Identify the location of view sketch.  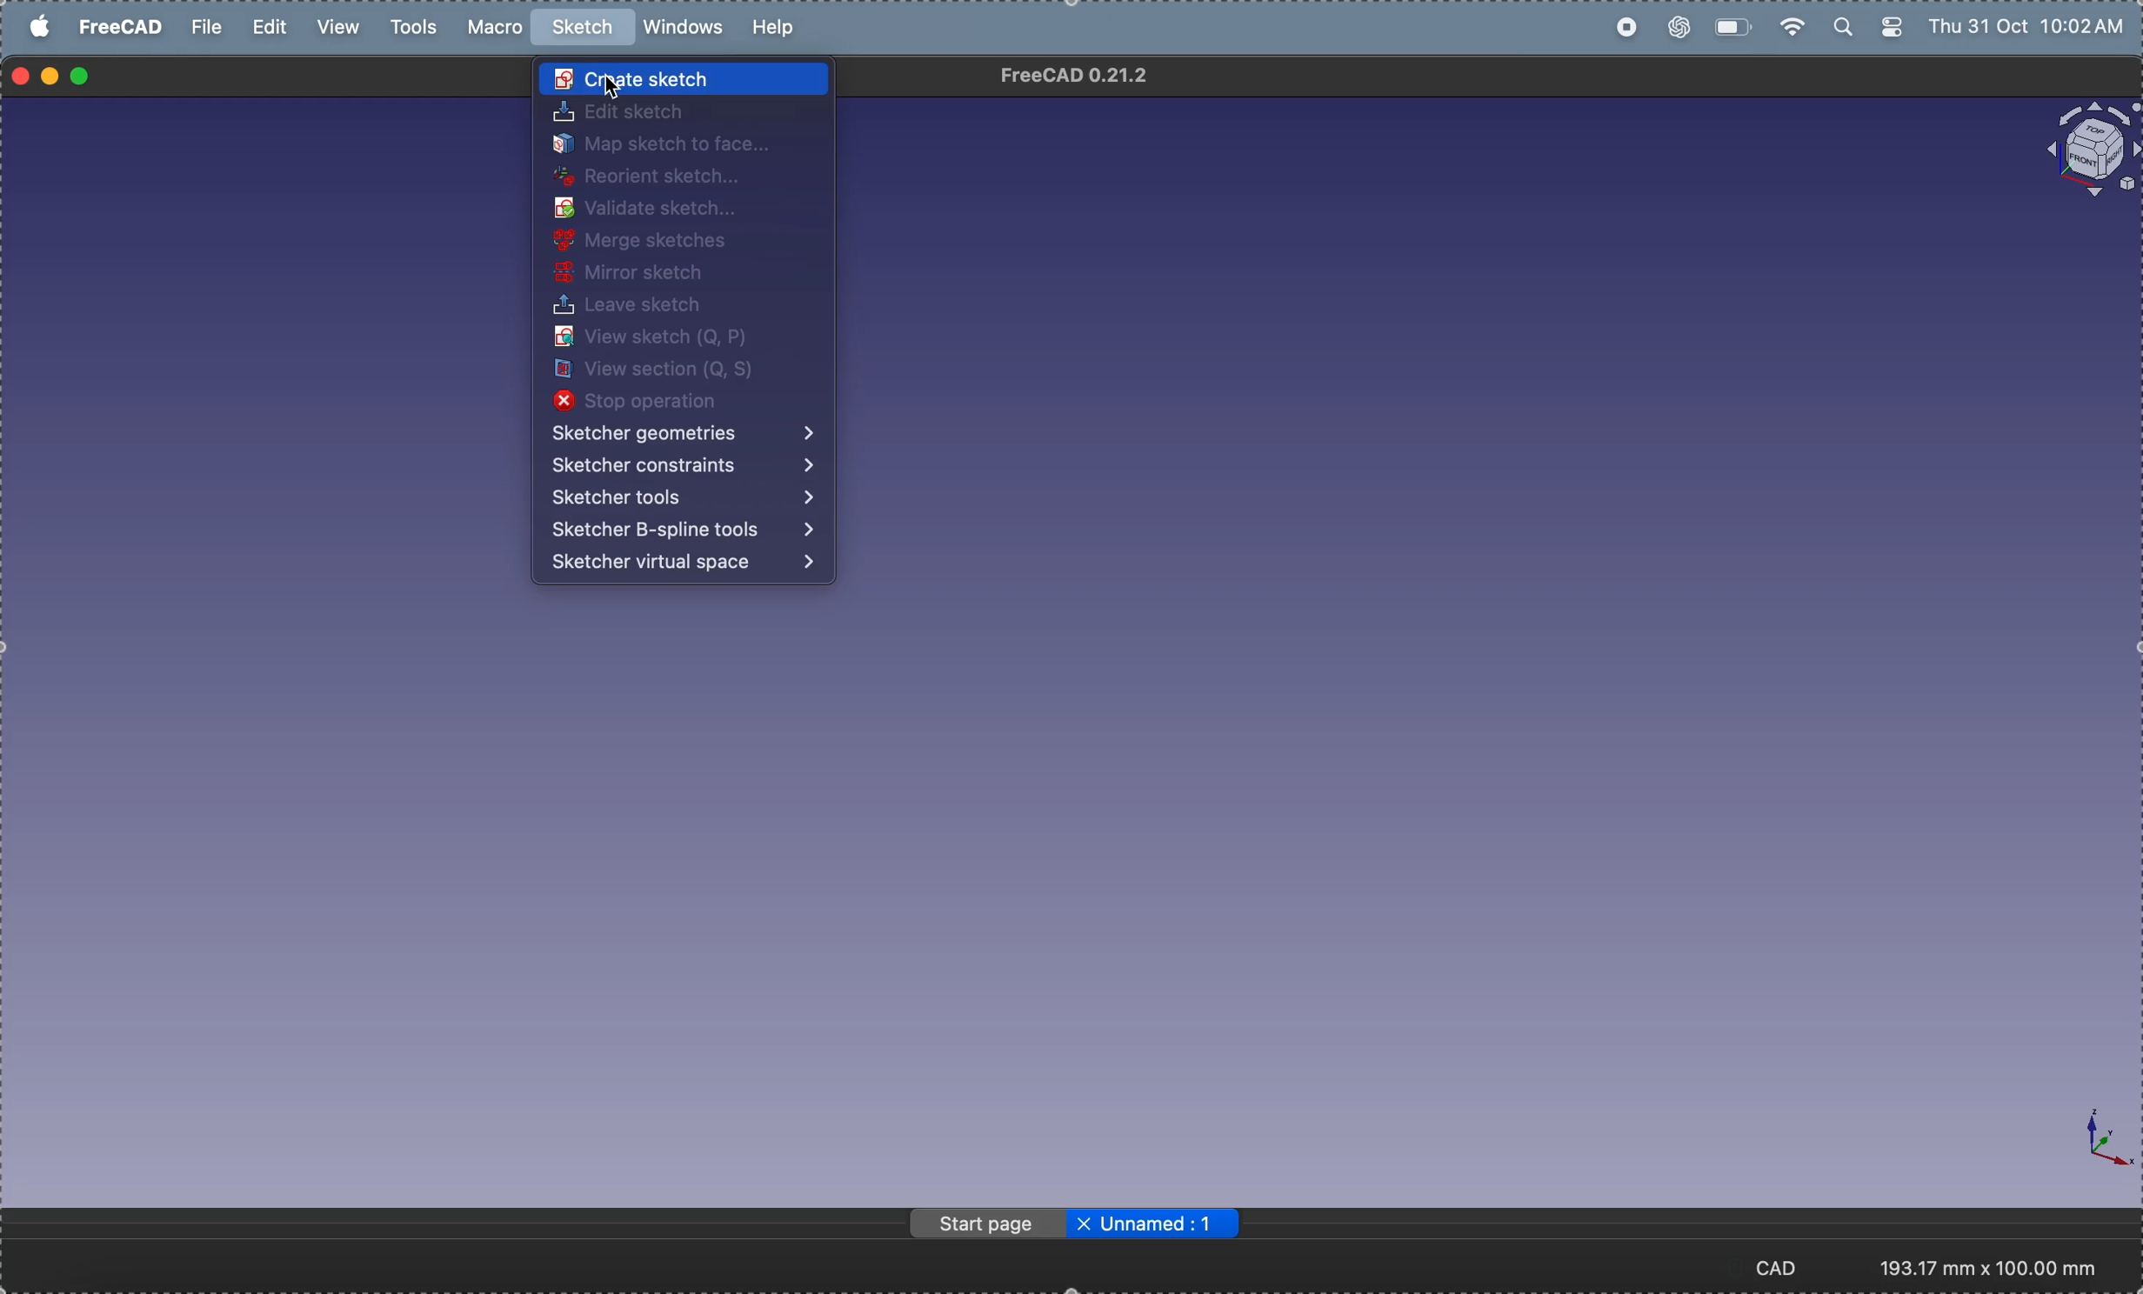
(658, 337).